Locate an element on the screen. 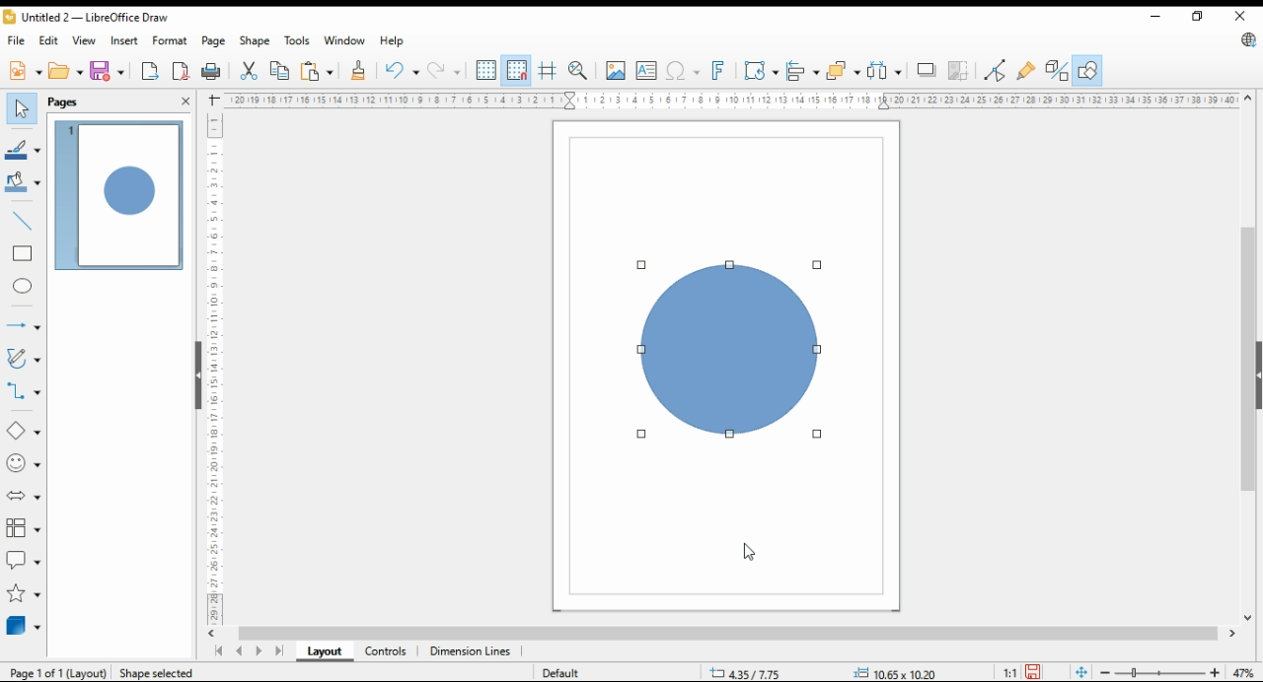  minimize is located at coordinates (1157, 18).